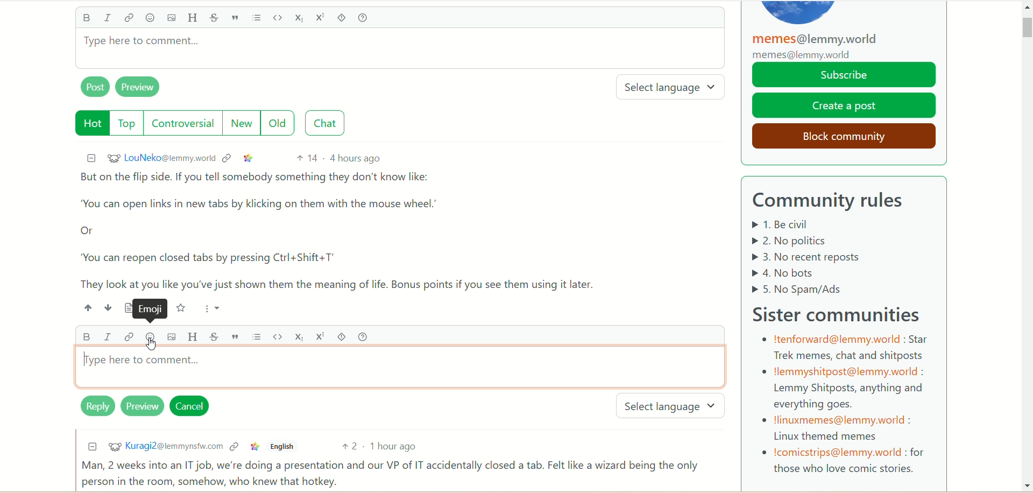  Describe the element at coordinates (343, 19) in the screenshot. I see `spoiler` at that location.